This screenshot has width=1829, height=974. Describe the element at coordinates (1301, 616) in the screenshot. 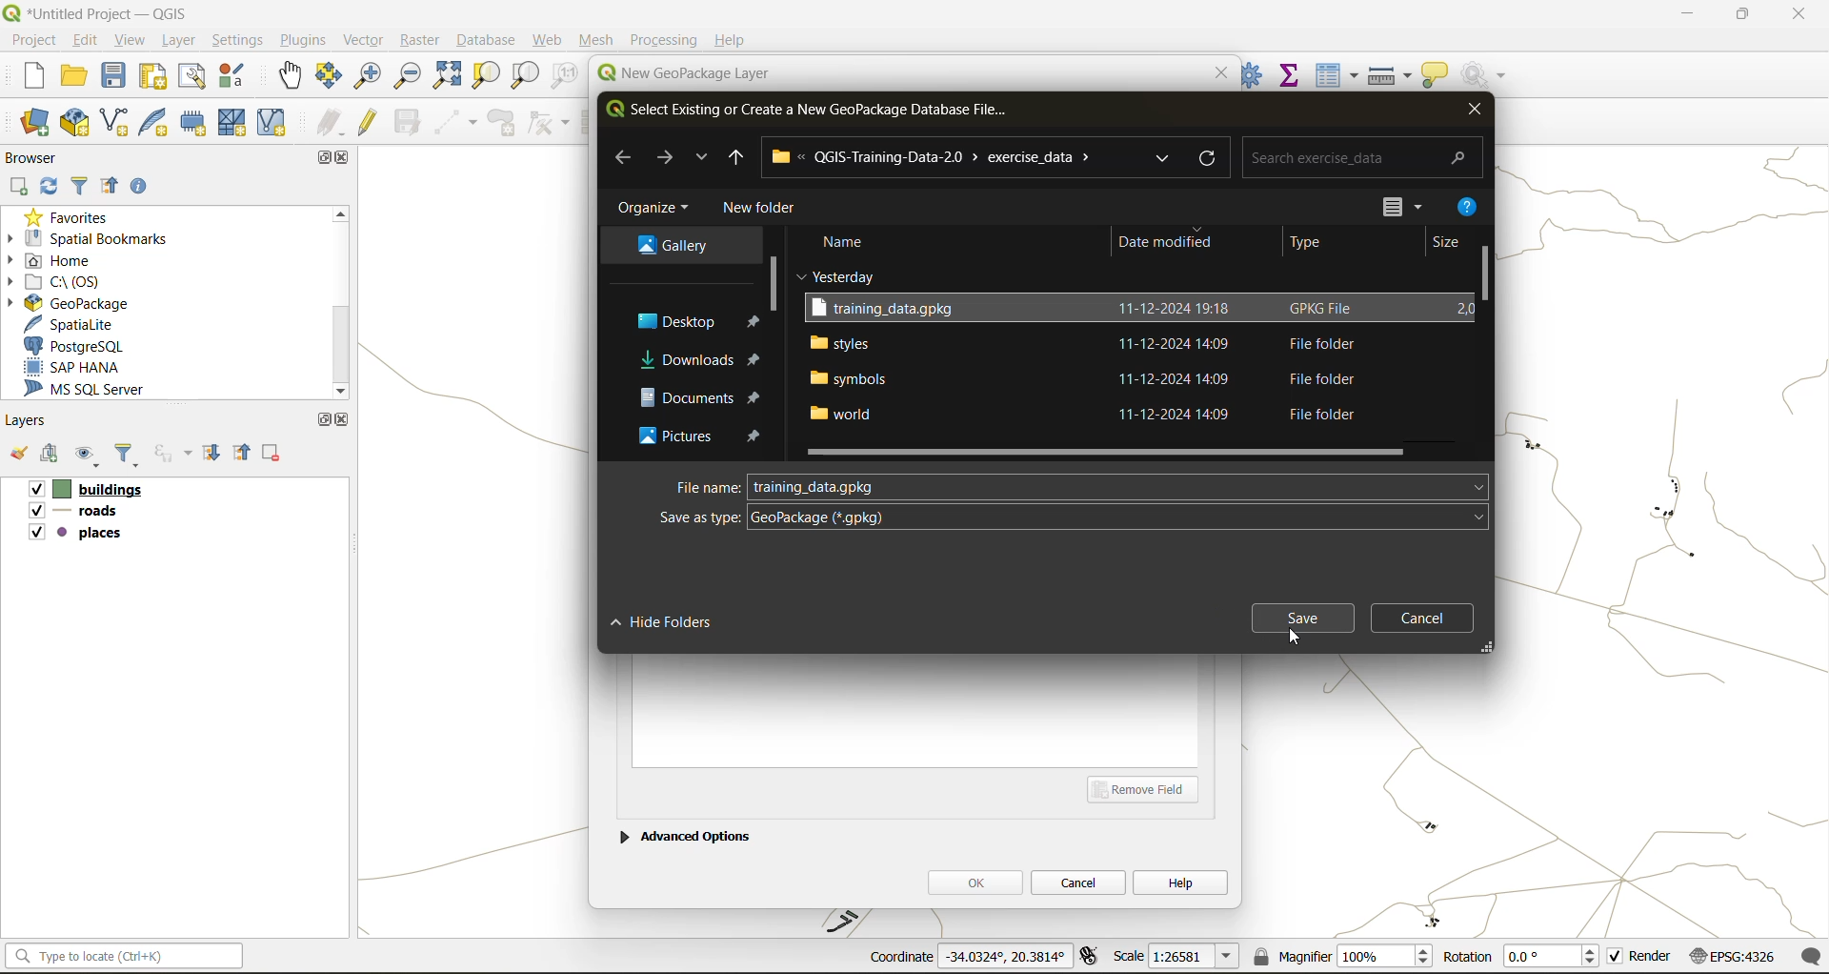

I see `save` at that location.